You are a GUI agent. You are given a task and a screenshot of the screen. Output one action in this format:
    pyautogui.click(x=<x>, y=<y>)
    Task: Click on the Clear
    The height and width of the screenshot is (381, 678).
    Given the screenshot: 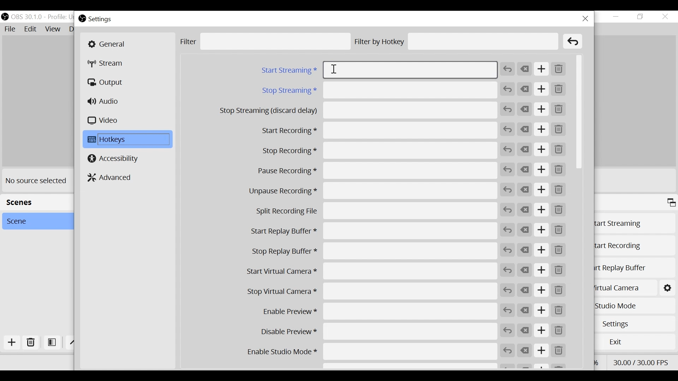 What is the action you would take?
    pyautogui.click(x=525, y=249)
    